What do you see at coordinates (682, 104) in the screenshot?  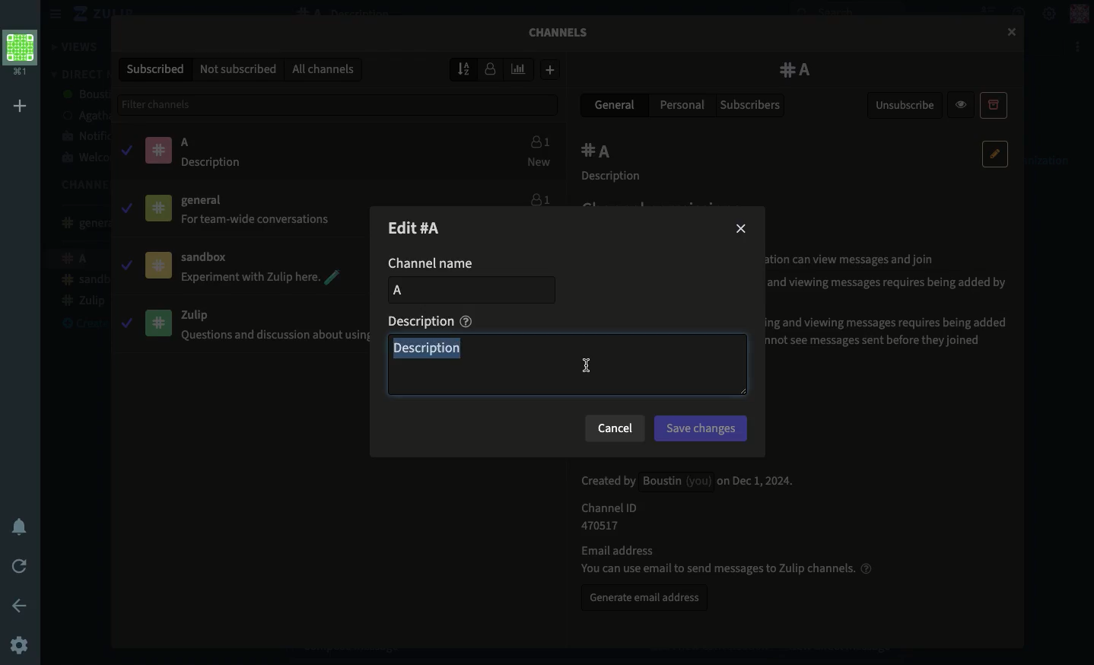 I see `Personal` at bounding box center [682, 104].